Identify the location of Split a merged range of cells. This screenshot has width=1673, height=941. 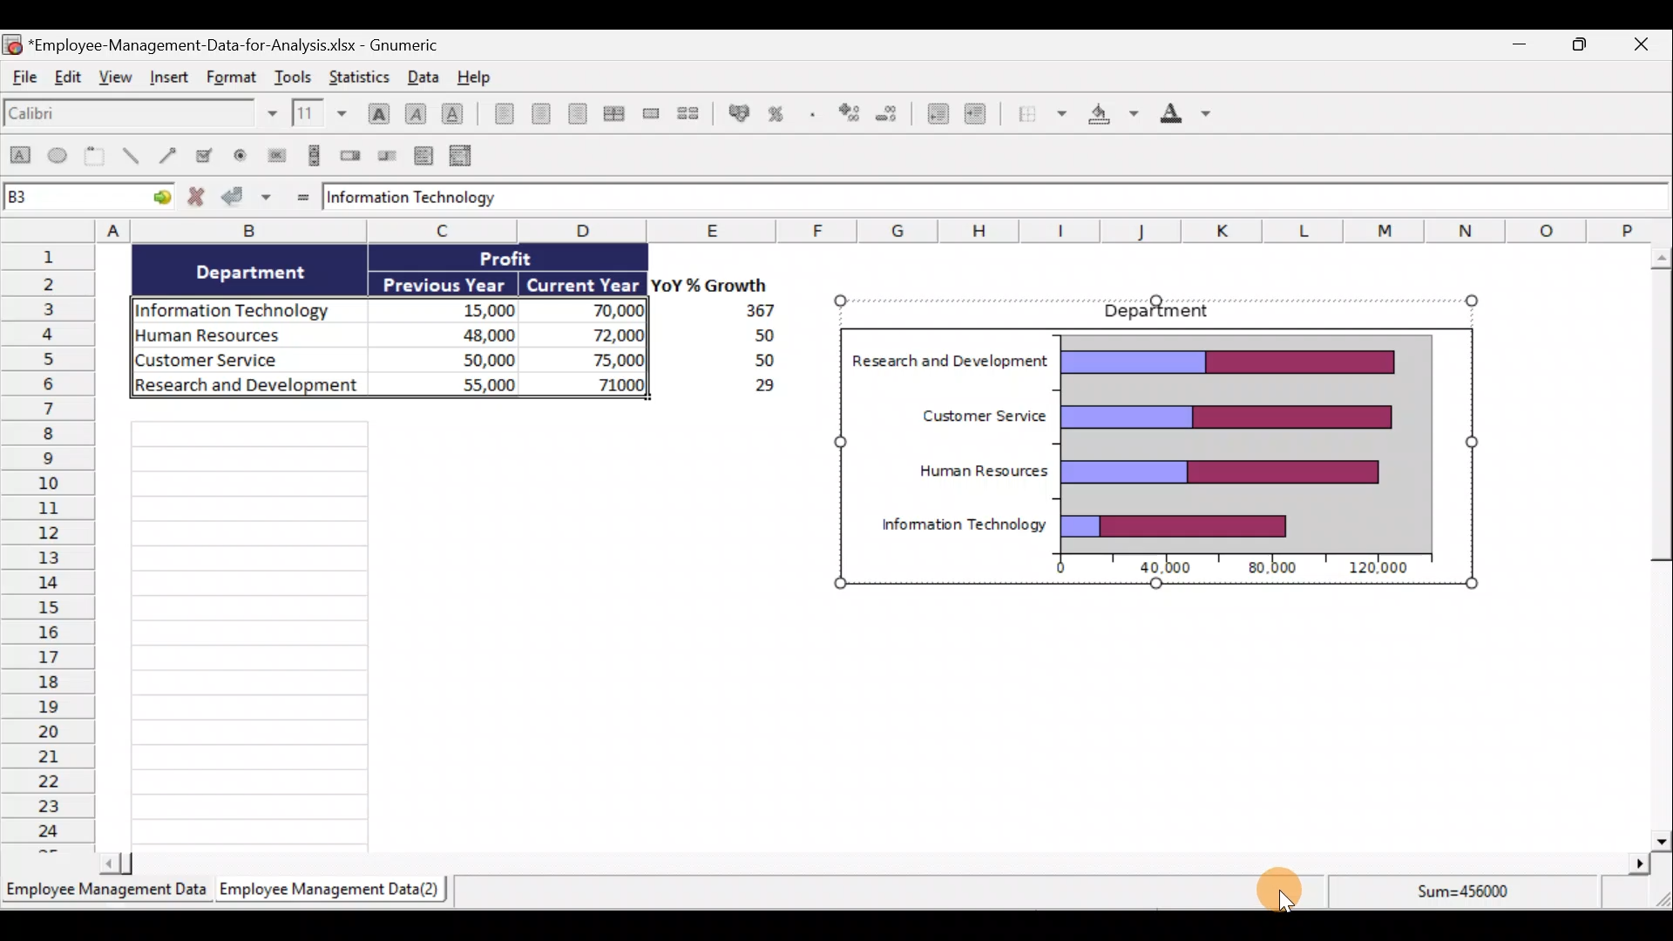
(695, 115).